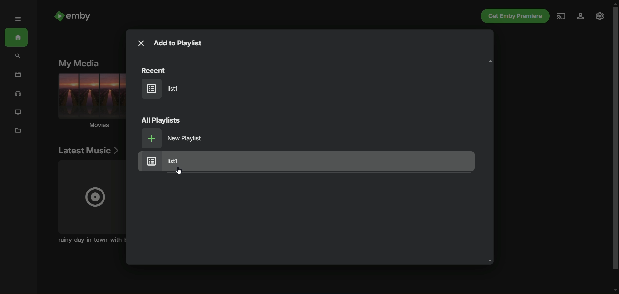  I want to click on Cursor, so click(179, 170).